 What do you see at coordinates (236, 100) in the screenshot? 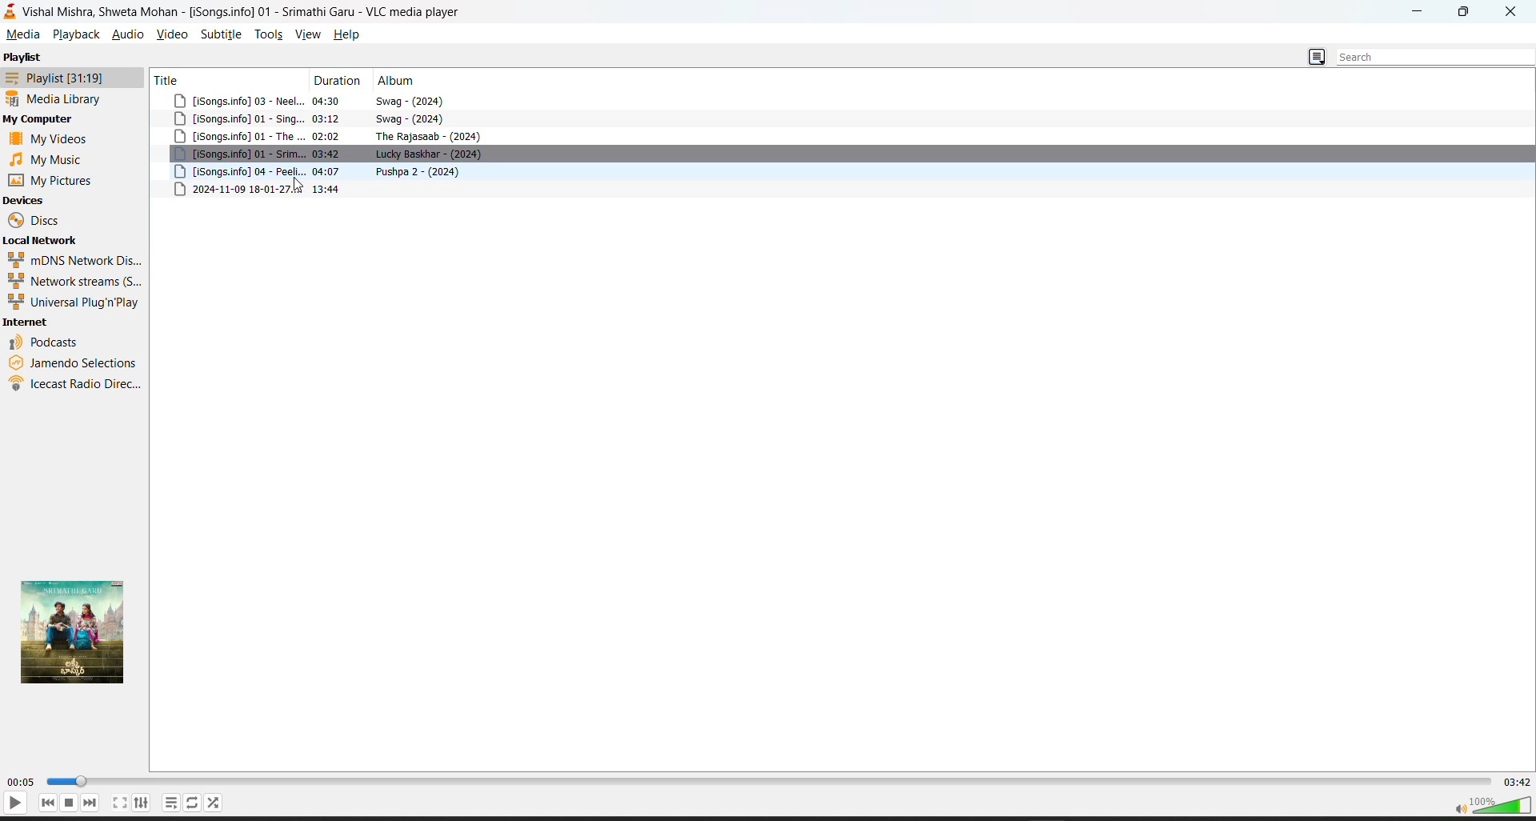
I see `songs info 03 neel` at bounding box center [236, 100].